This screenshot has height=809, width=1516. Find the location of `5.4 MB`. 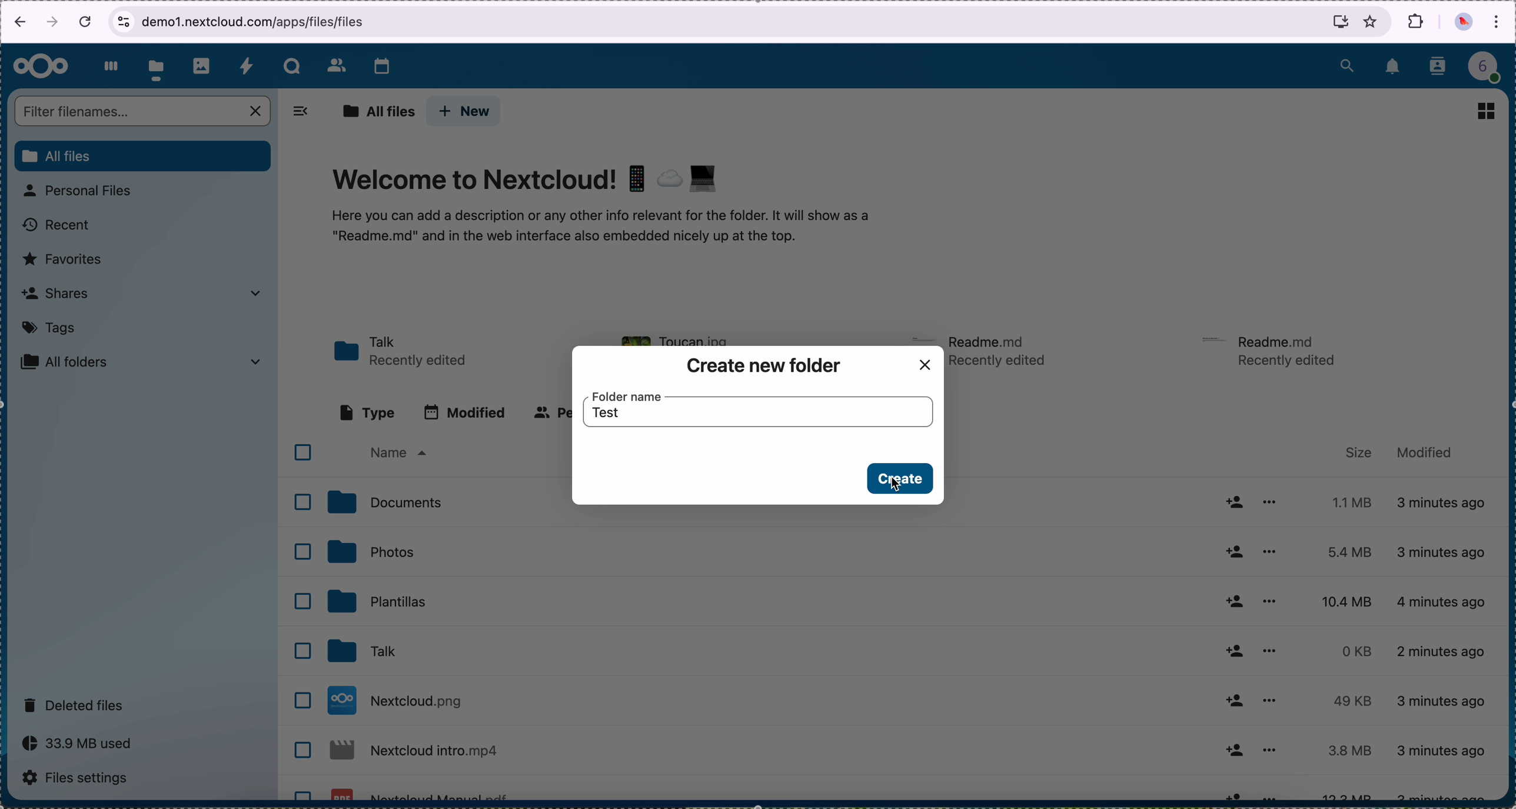

5.4 MB is located at coordinates (1341, 552).